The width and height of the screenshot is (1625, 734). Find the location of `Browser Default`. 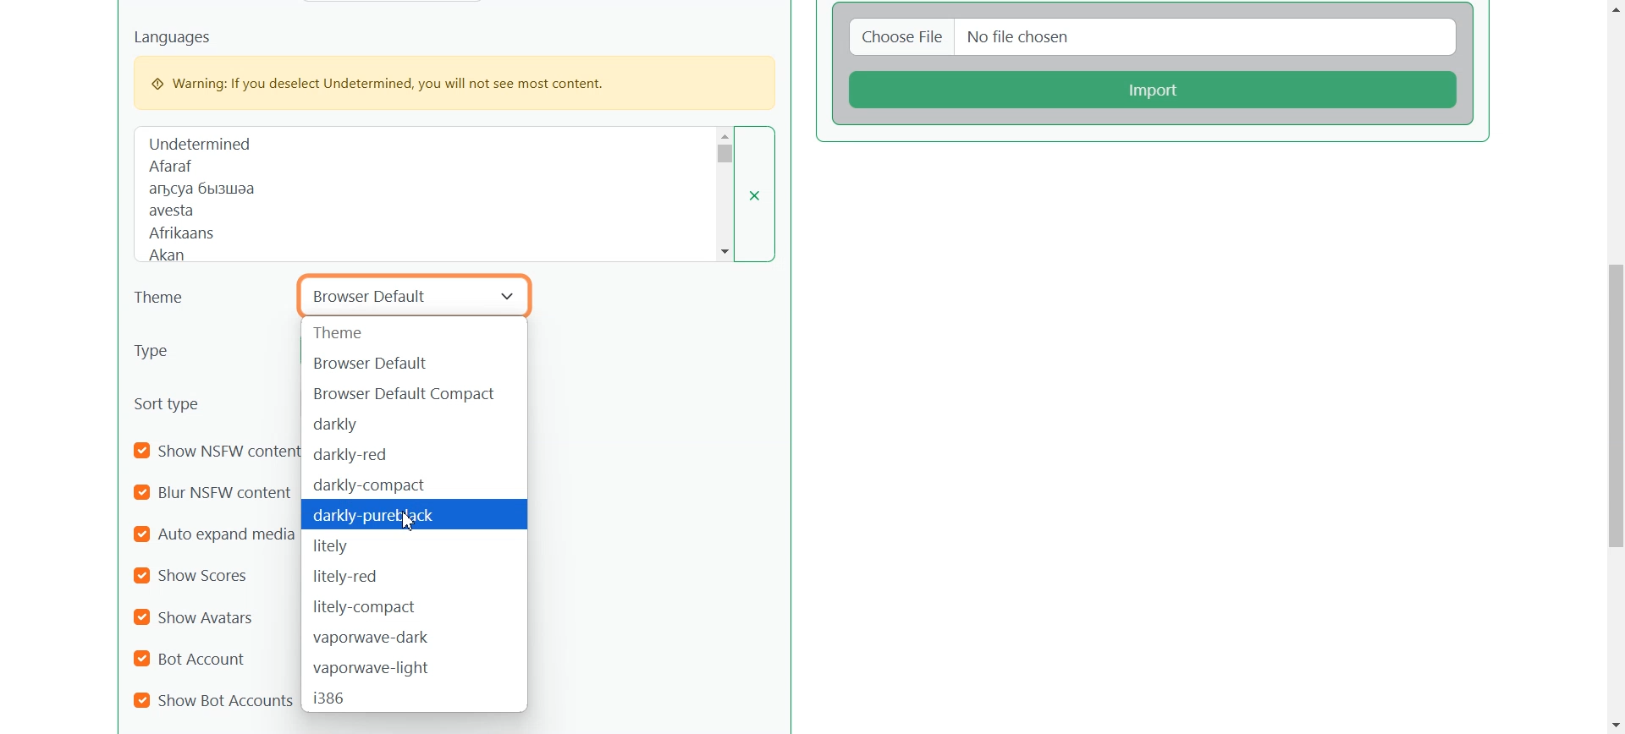

Browser Default is located at coordinates (415, 363).